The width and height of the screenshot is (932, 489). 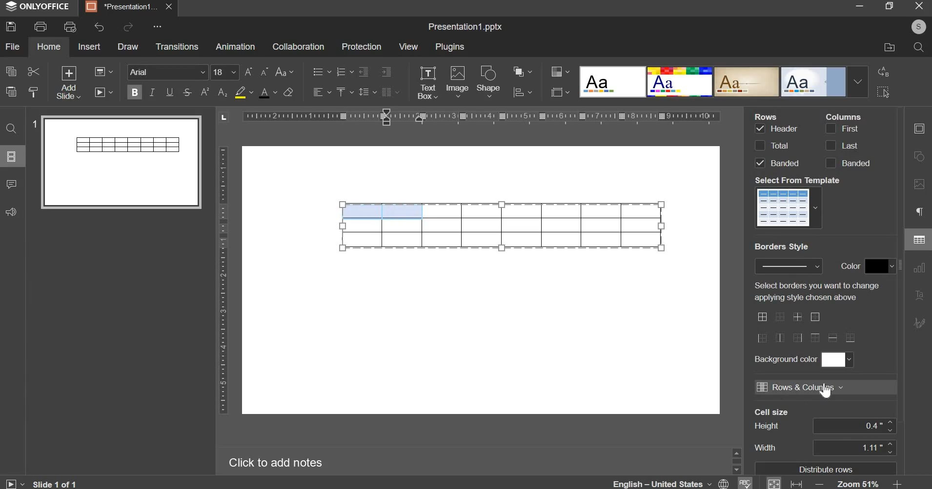 I want to click on underline, so click(x=169, y=92).